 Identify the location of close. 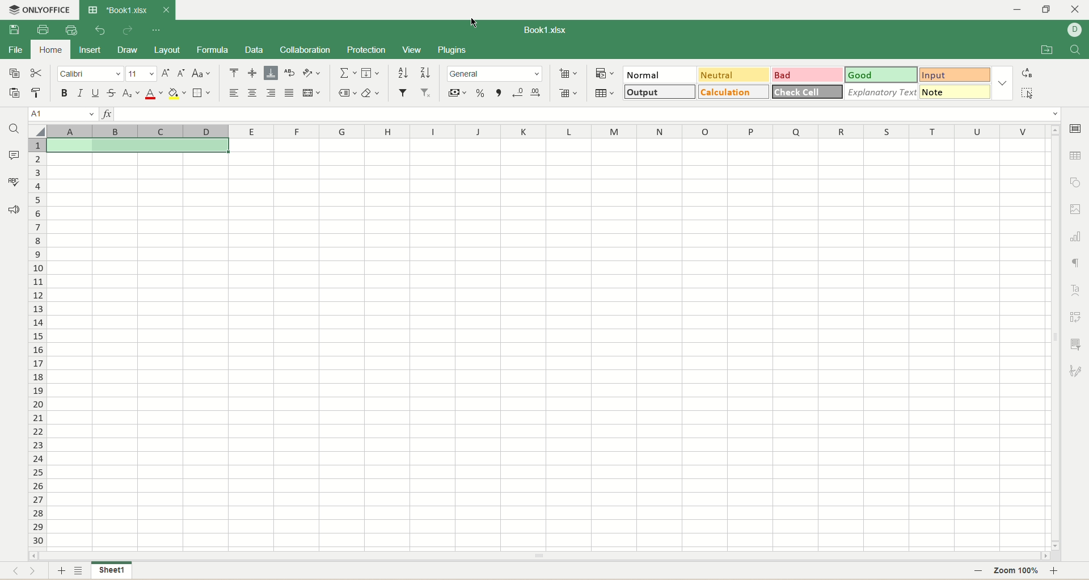
(1077, 9).